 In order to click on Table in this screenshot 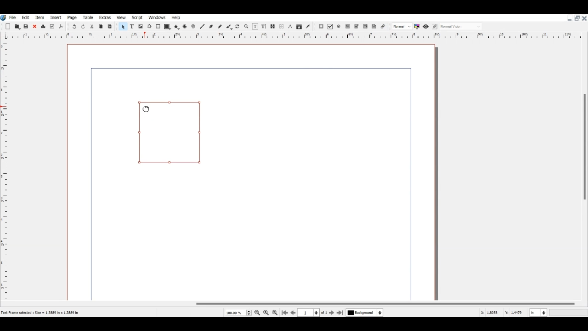, I will do `click(158, 27)`.